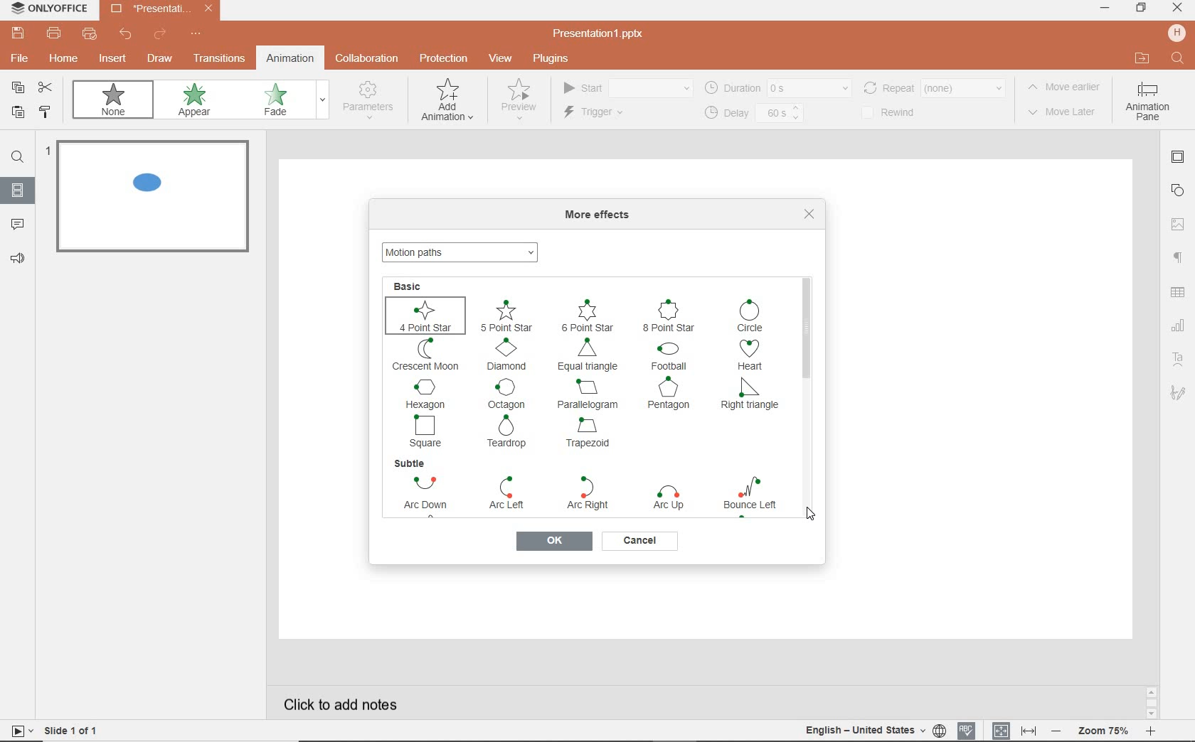 The image size is (1195, 742). What do you see at coordinates (508, 355) in the screenshot?
I see `DIAMOND` at bounding box center [508, 355].